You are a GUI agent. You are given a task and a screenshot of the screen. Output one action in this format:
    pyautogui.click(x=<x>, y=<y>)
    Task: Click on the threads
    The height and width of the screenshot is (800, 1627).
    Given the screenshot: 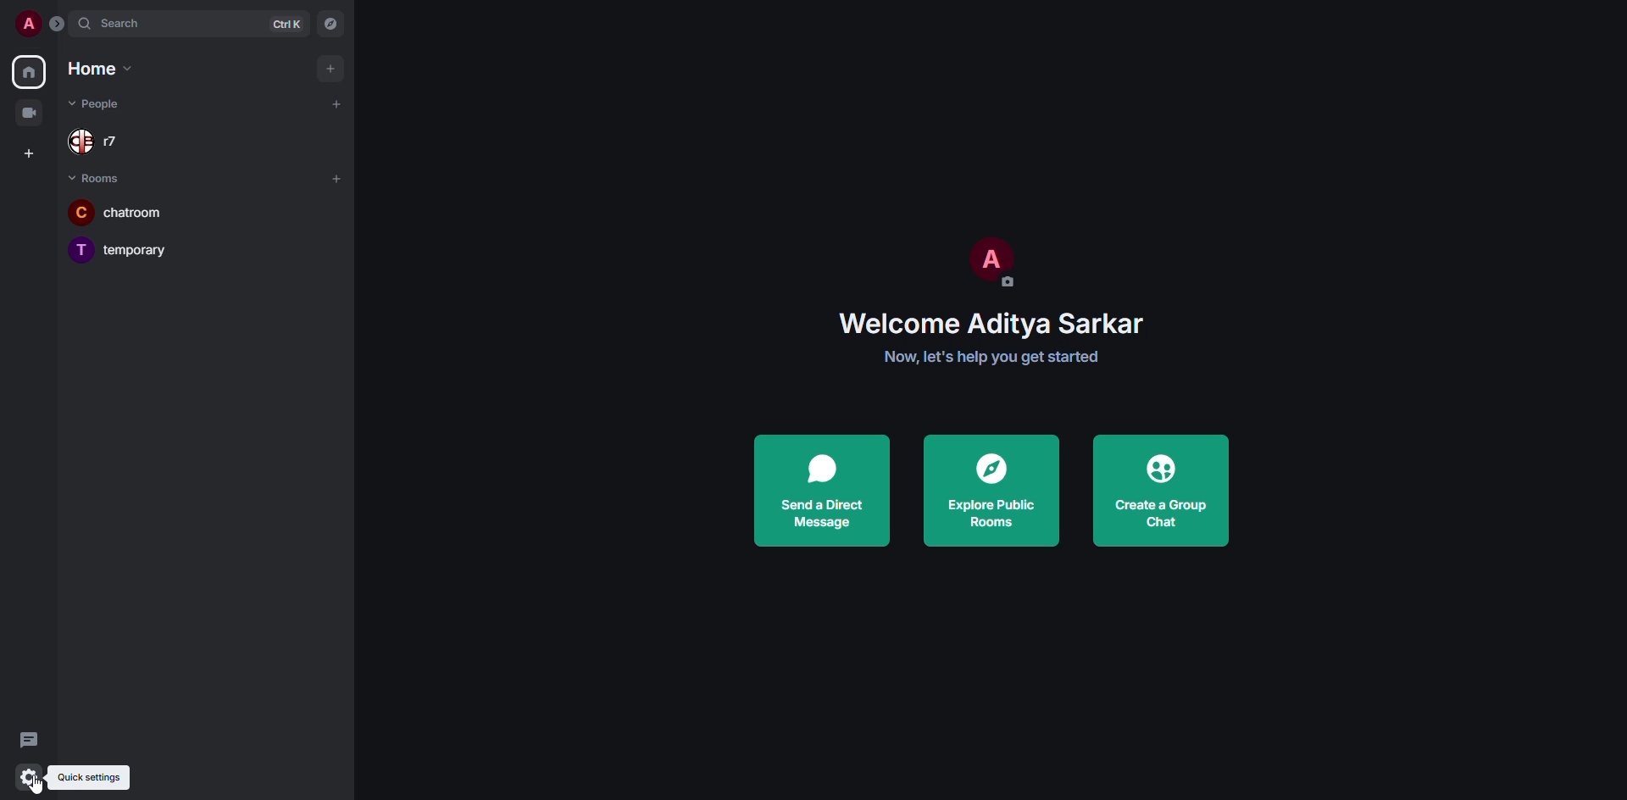 What is the action you would take?
    pyautogui.click(x=29, y=738)
    